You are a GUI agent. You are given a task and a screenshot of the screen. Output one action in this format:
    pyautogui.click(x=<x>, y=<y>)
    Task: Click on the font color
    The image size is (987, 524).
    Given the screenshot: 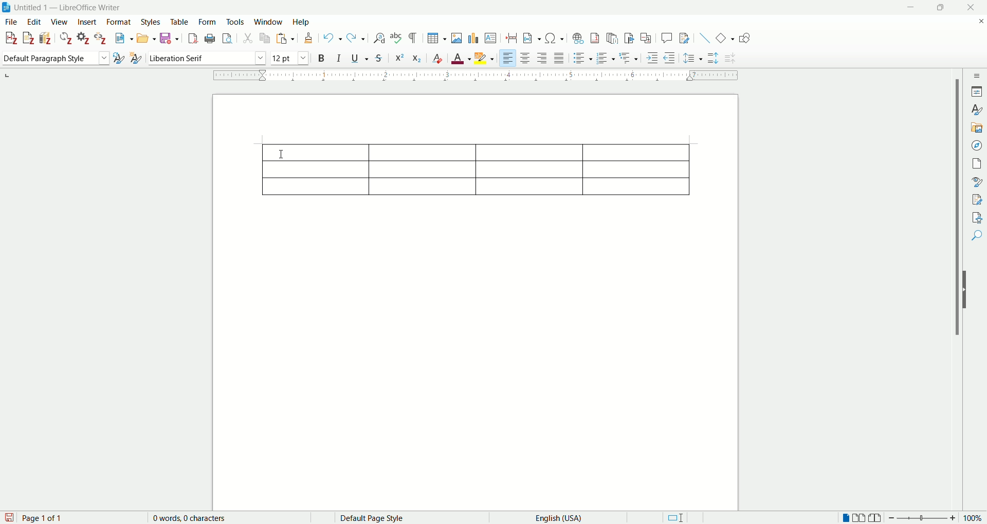 What is the action you would take?
    pyautogui.click(x=461, y=58)
    